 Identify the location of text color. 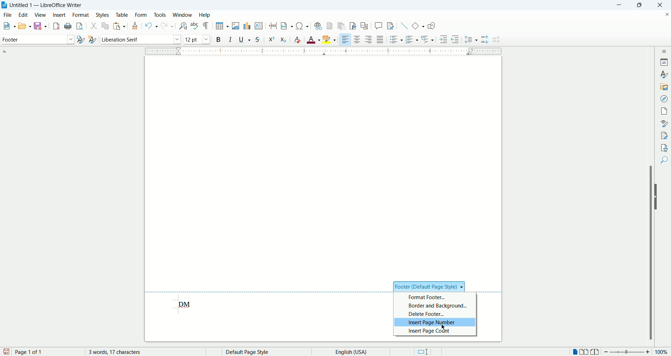
(314, 39).